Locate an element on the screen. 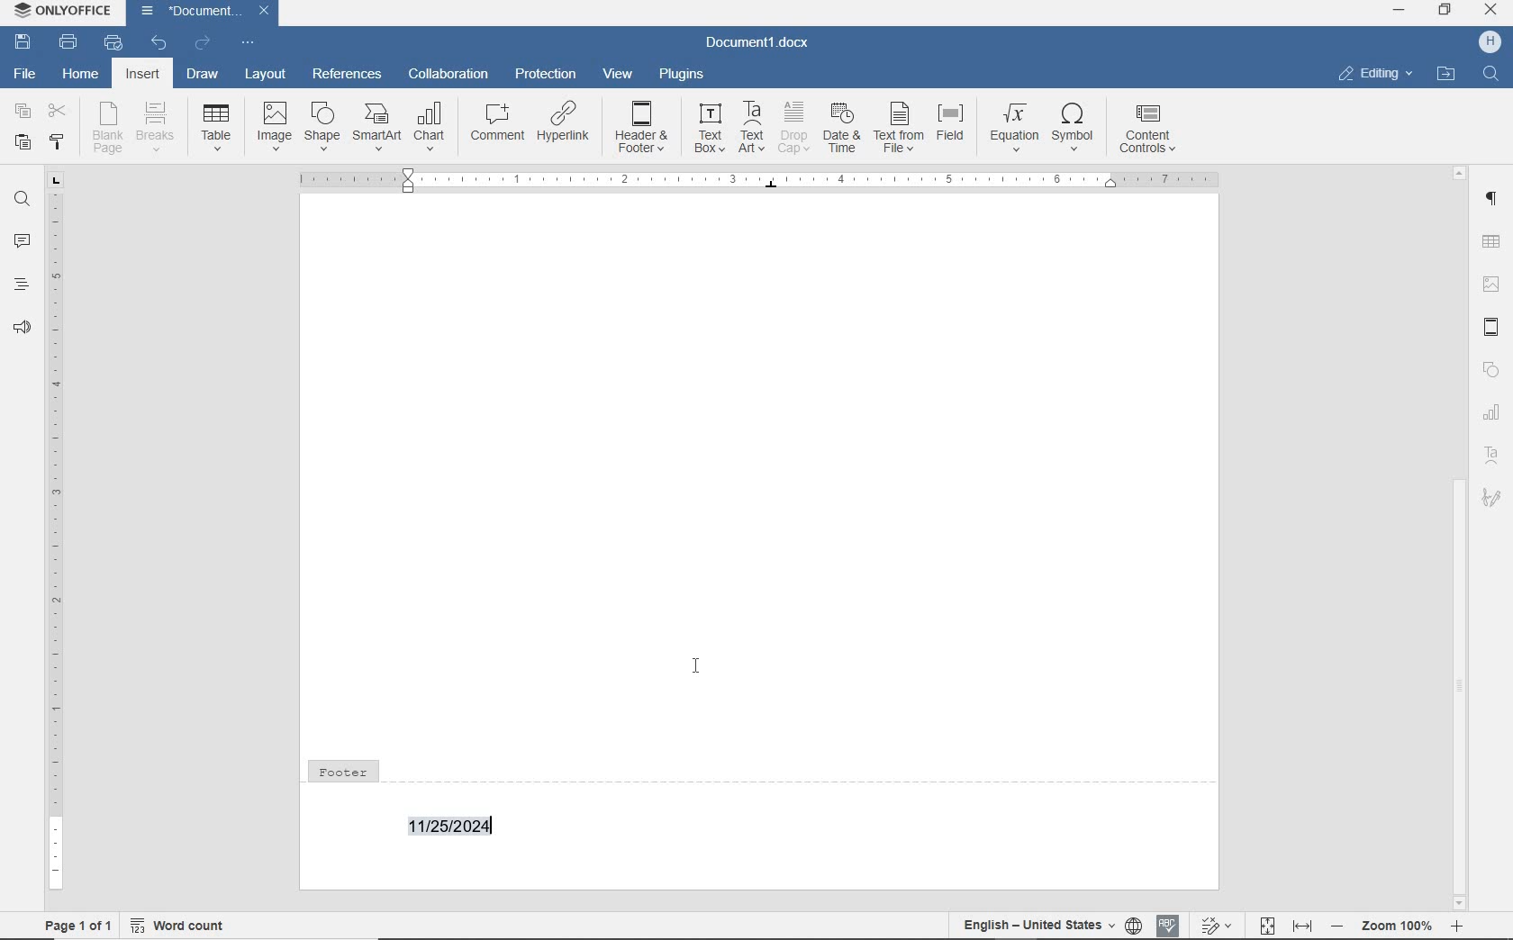  home is located at coordinates (80, 76).